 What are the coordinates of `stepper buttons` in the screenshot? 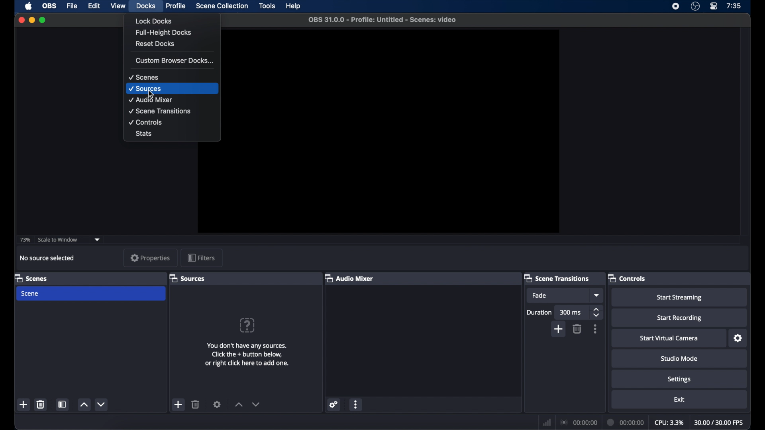 It's located at (596, 312).